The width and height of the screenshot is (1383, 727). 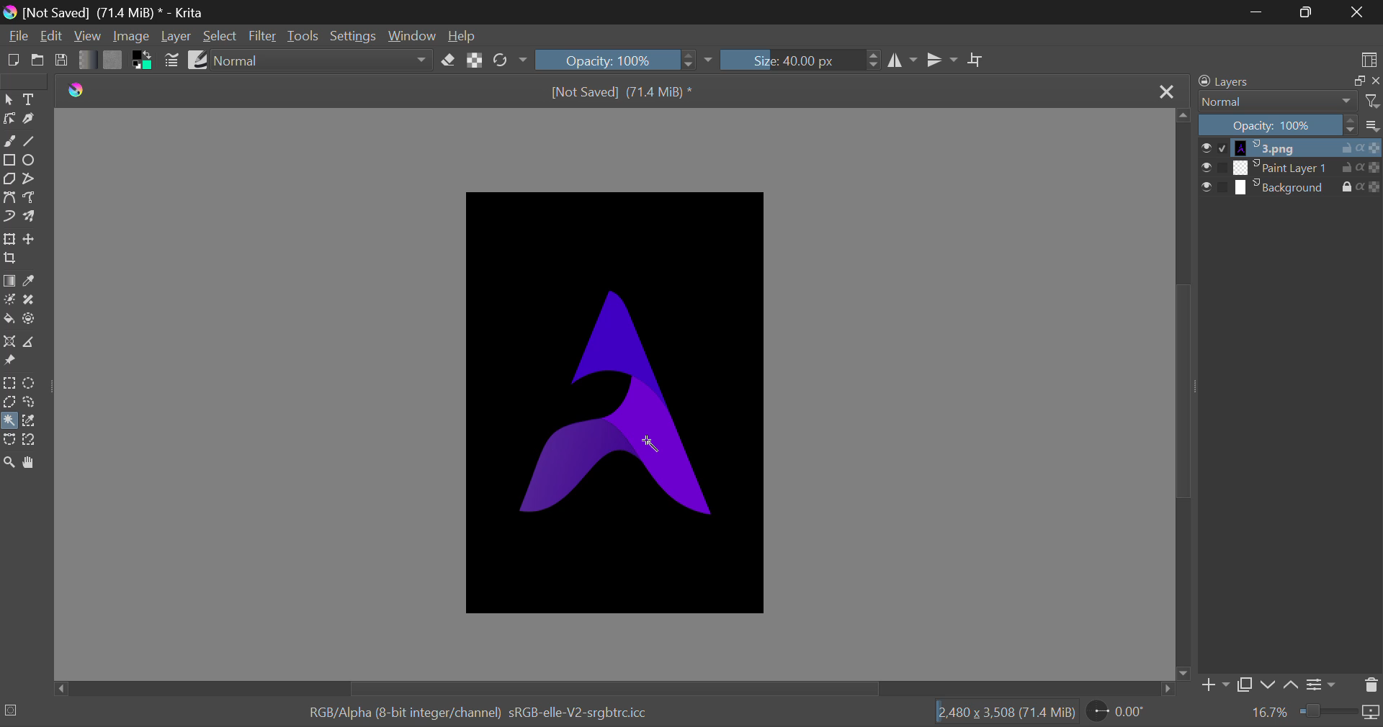 I want to click on Add Layer, so click(x=1214, y=685).